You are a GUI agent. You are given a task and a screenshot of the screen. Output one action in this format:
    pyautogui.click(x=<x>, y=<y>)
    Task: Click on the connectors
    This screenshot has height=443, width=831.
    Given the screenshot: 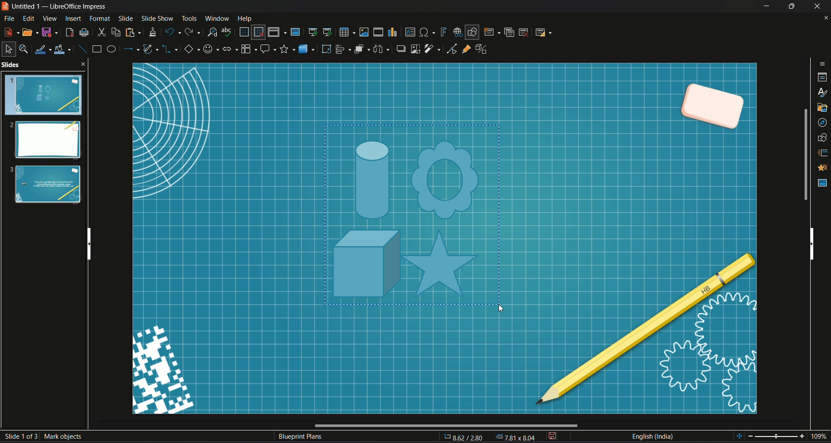 What is the action you would take?
    pyautogui.click(x=170, y=50)
    